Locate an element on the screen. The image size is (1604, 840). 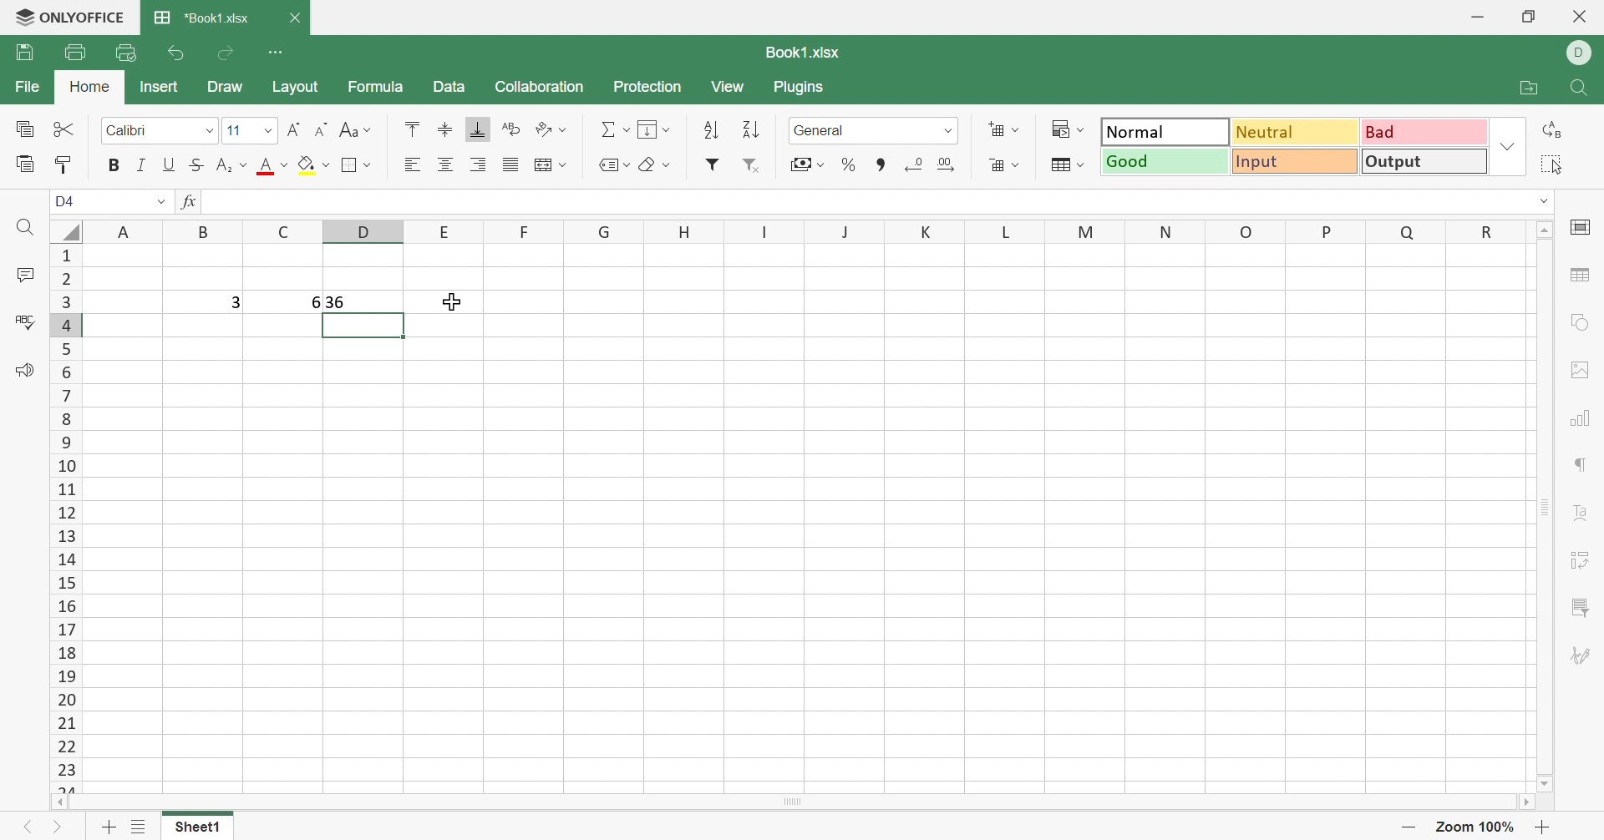
Redo is located at coordinates (226, 53).